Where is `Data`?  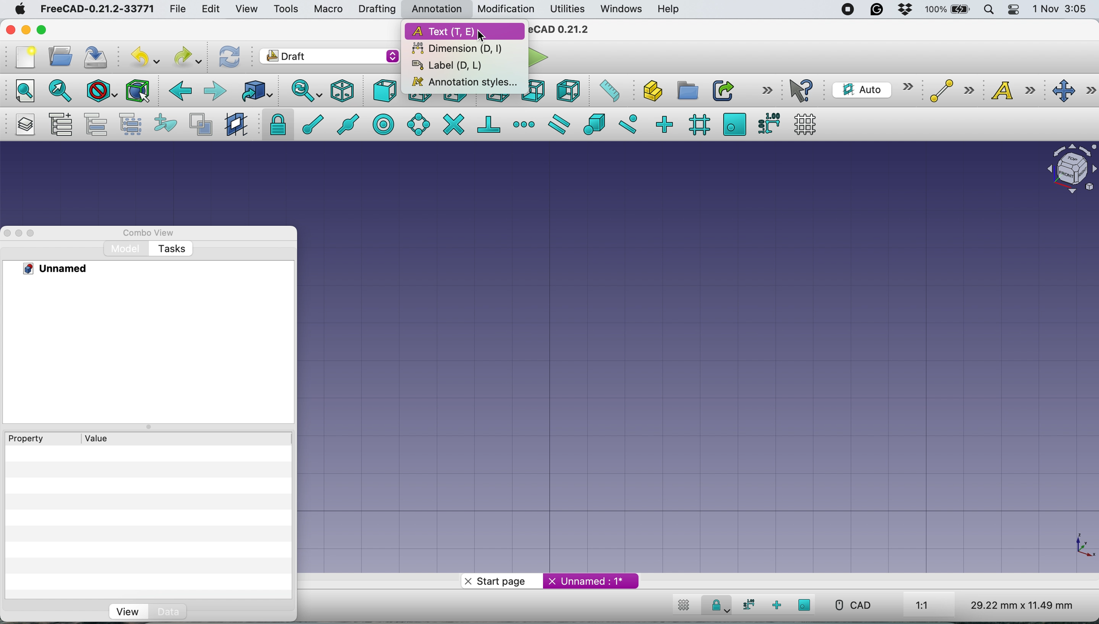
Data is located at coordinates (168, 612).